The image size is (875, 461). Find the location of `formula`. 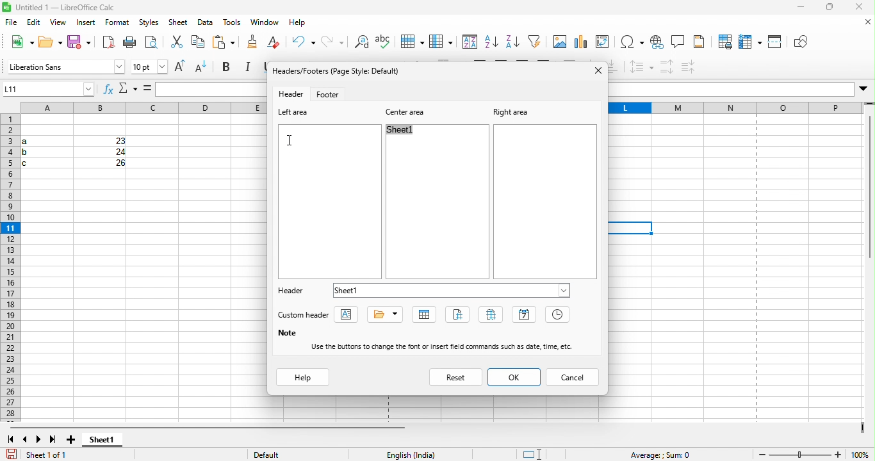

formula is located at coordinates (149, 89).